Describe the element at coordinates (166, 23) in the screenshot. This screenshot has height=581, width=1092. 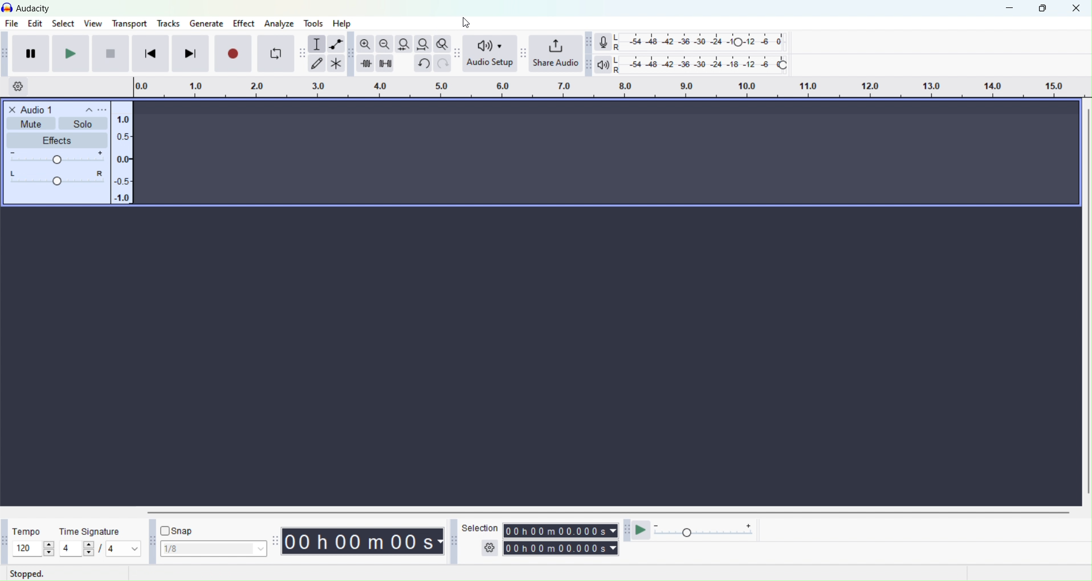
I see `Tools` at that location.